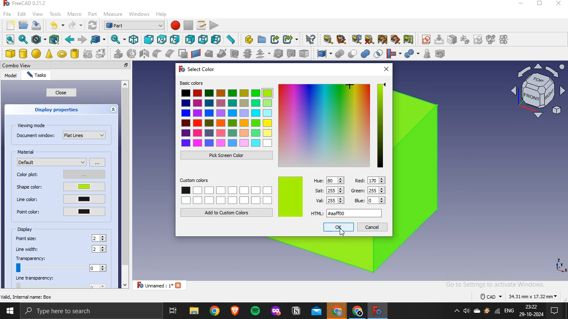 The height and width of the screenshot is (319, 568). Describe the element at coordinates (249, 39) in the screenshot. I see `create part` at that location.